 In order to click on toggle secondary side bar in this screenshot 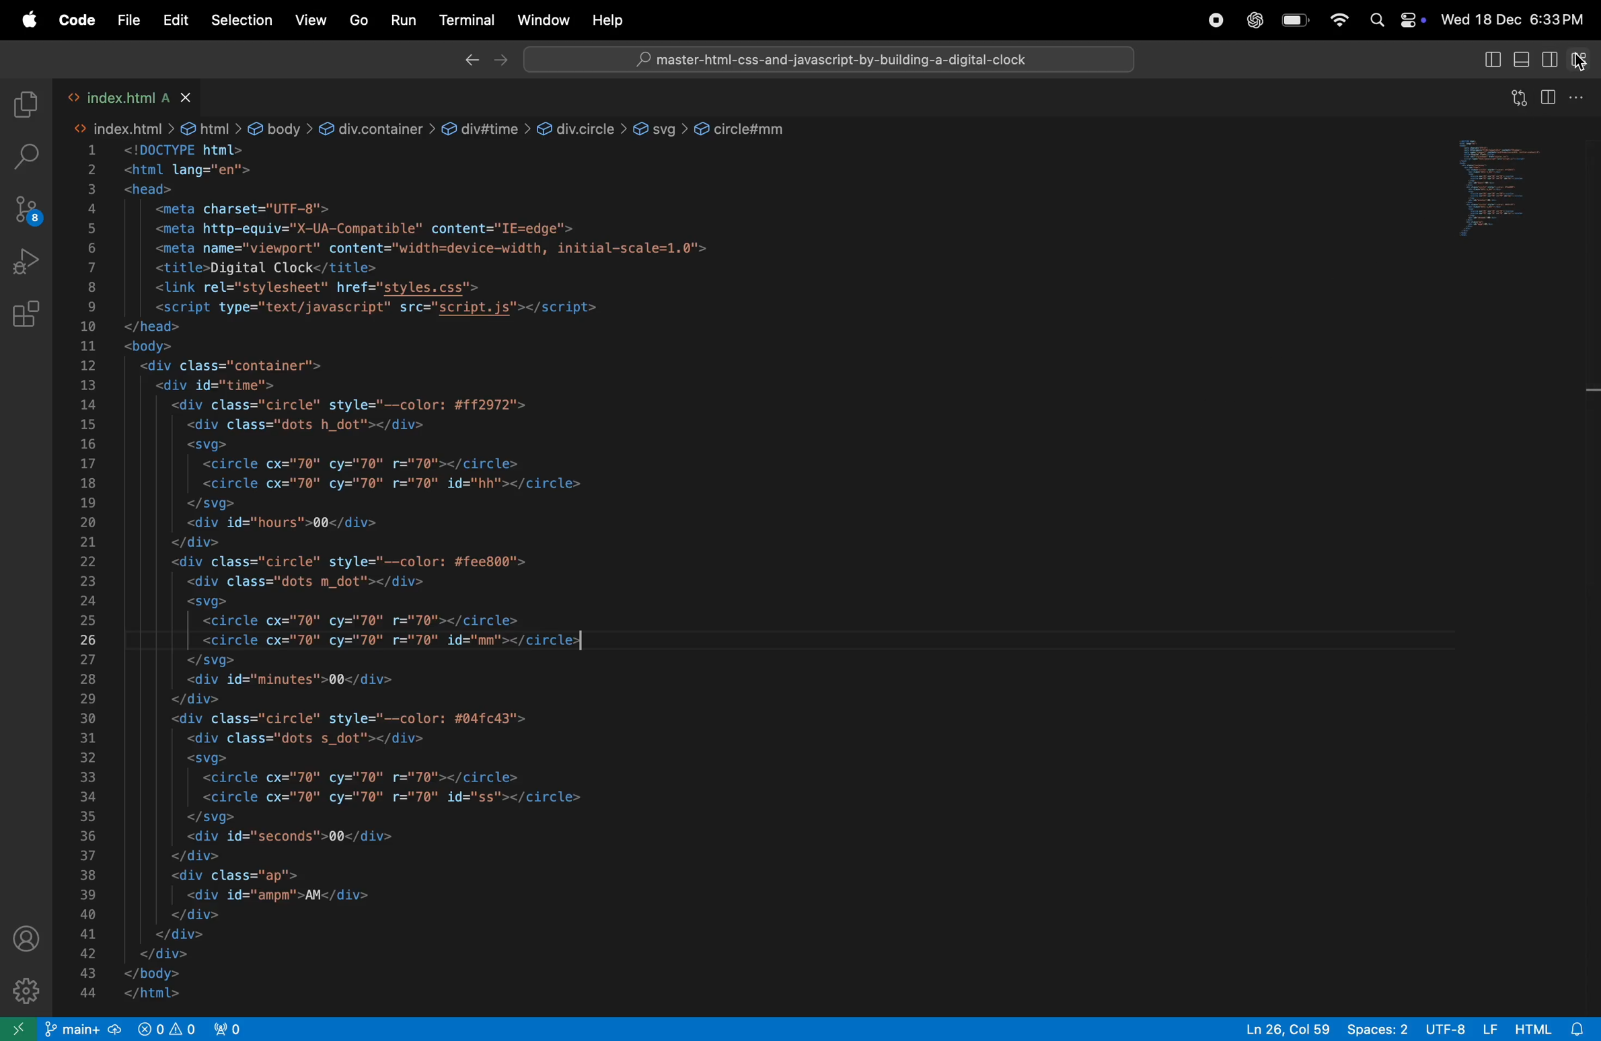, I will do `click(1553, 61)`.